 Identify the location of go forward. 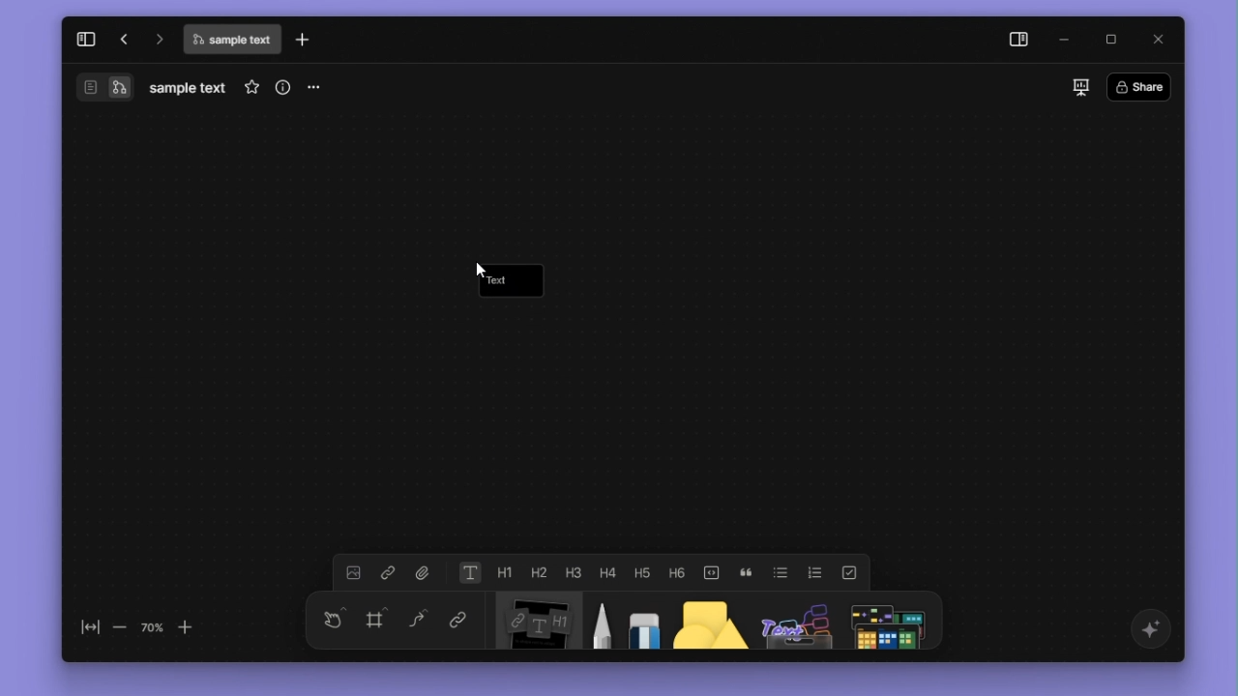
(157, 38).